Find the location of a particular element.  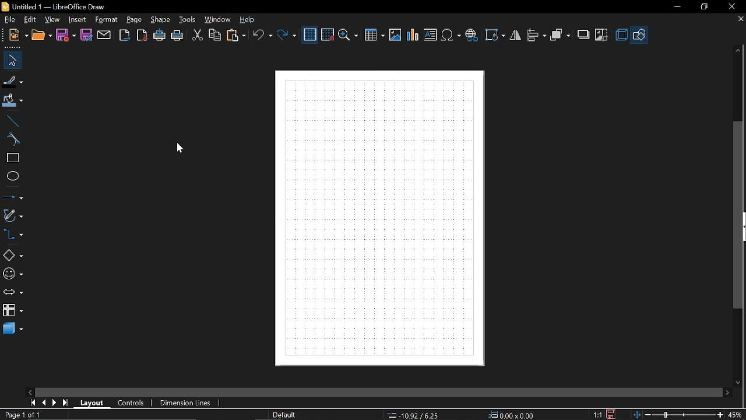

lines and arrows is located at coordinates (13, 197).